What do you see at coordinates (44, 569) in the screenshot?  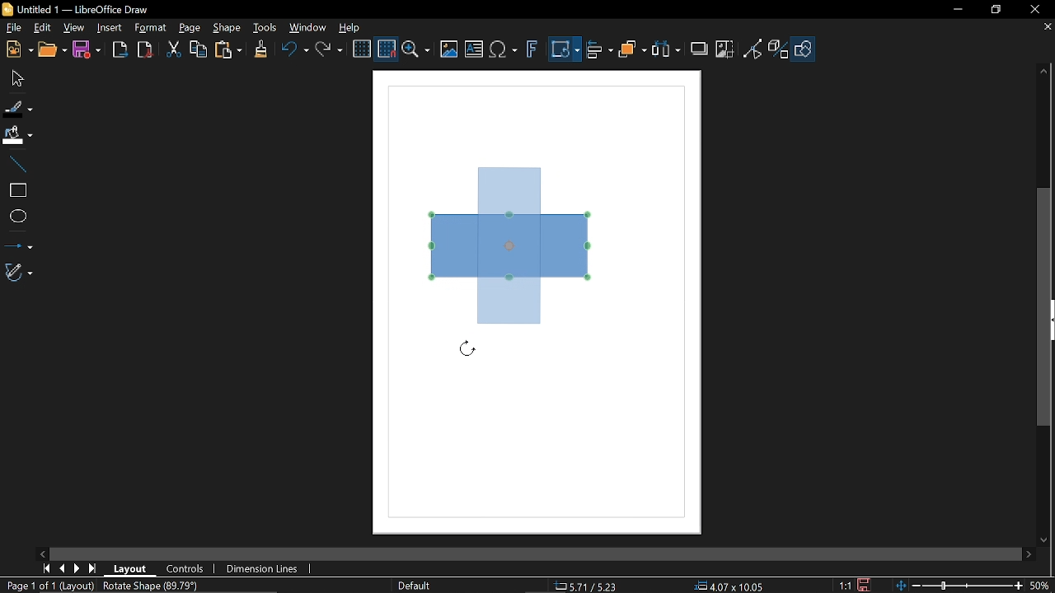 I see `First page` at bounding box center [44, 569].